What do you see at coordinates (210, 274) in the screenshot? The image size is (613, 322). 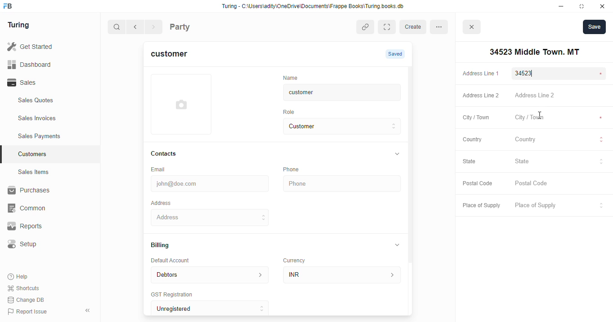 I see `Debtors` at bounding box center [210, 274].